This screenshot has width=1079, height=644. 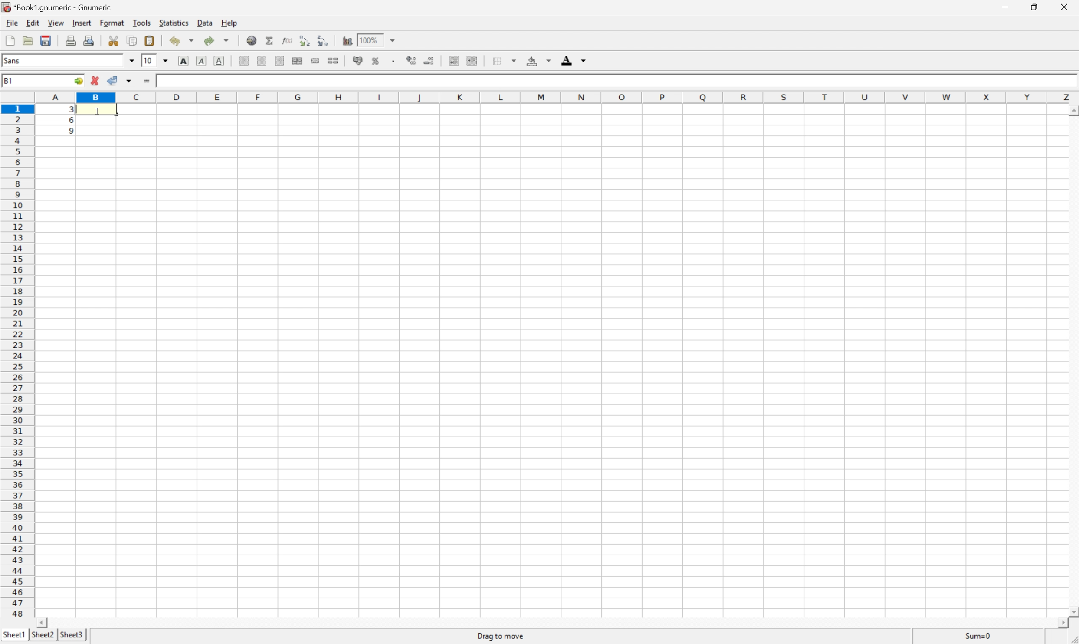 What do you see at coordinates (27, 39) in the screenshot?
I see `Open a file` at bounding box center [27, 39].